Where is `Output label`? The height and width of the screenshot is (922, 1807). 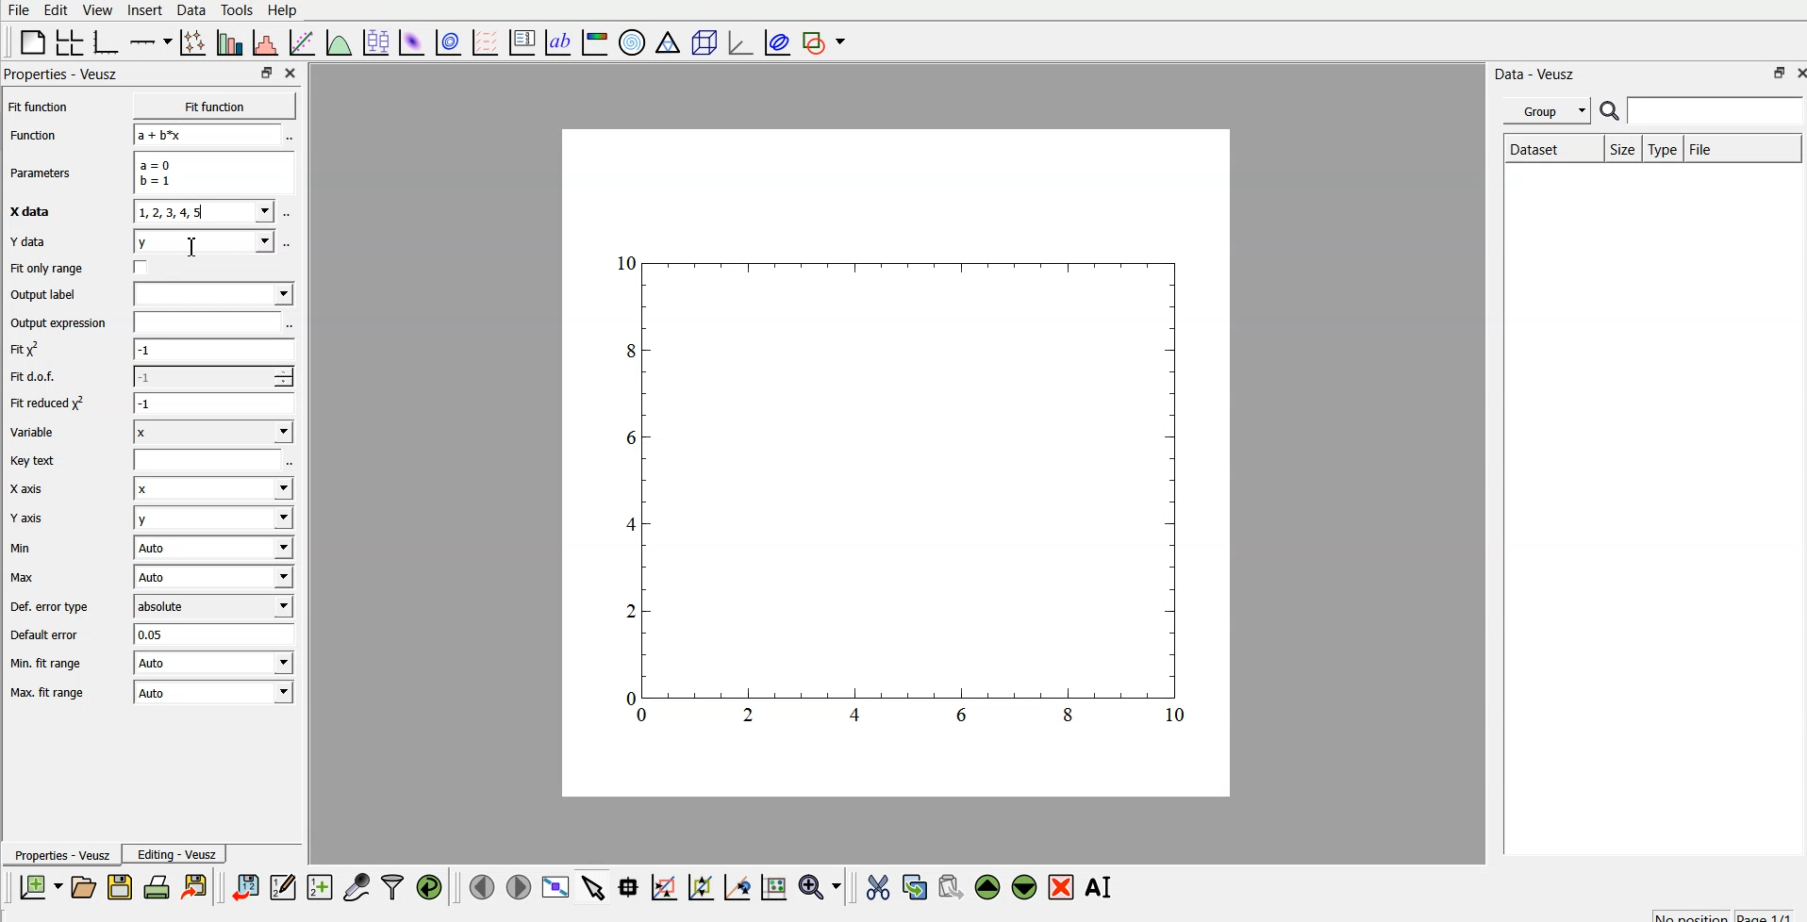 Output label is located at coordinates (58, 294).